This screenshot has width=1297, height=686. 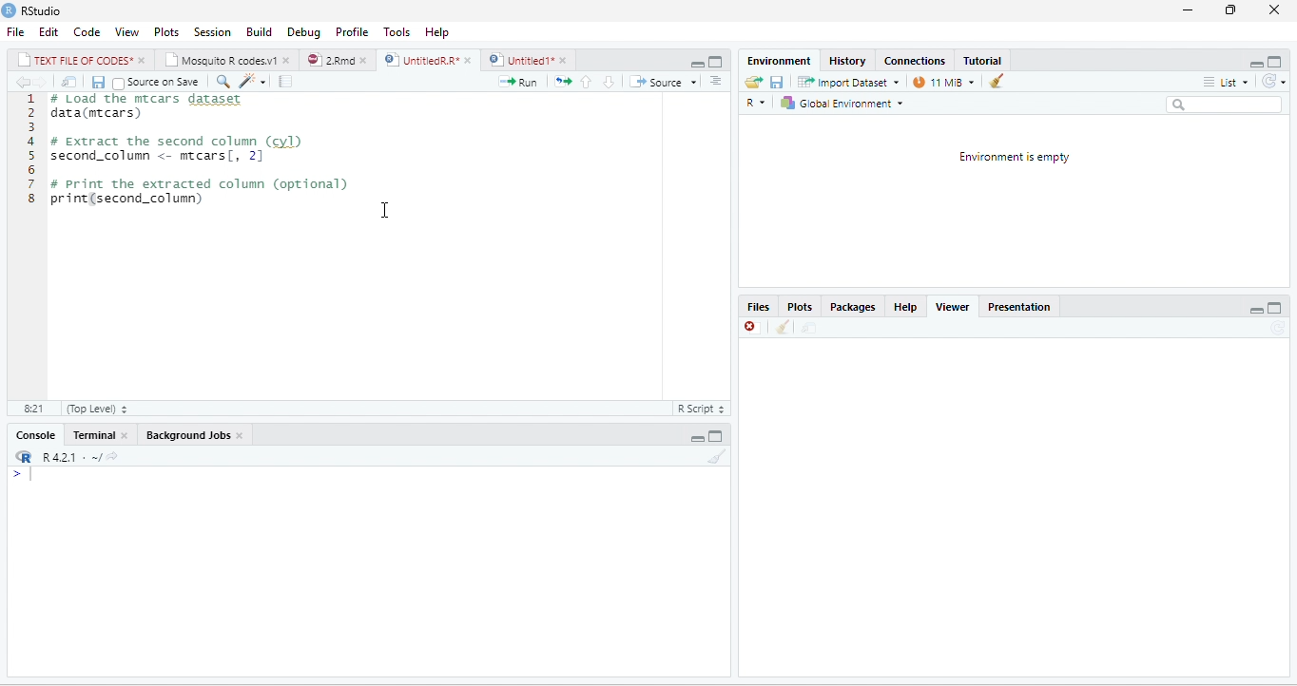 What do you see at coordinates (694, 83) in the screenshot?
I see `drop down` at bounding box center [694, 83].